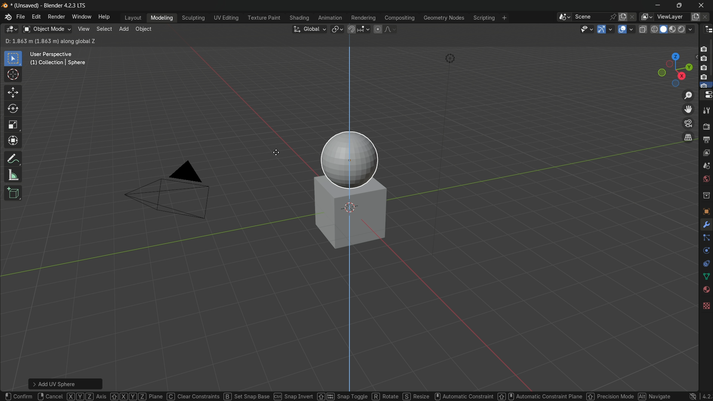 This screenshot has width=713, height=401. What do you see at coordinates (625, 17) in the screenshot?
I see `new scene` at bounding box center [625, 17].